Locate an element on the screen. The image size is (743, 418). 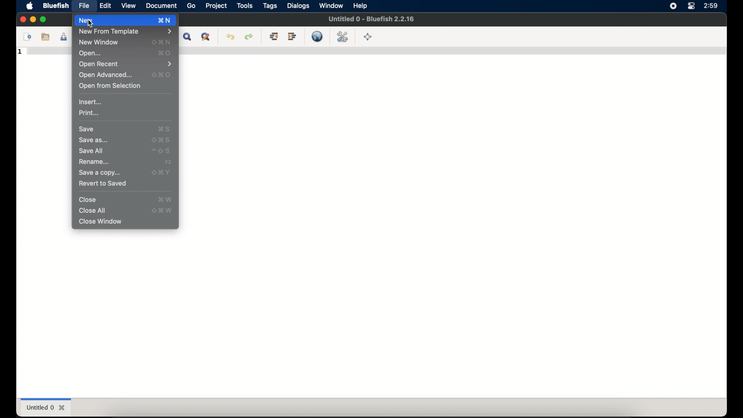
new window shortcut is located at coordinates (161, 42).